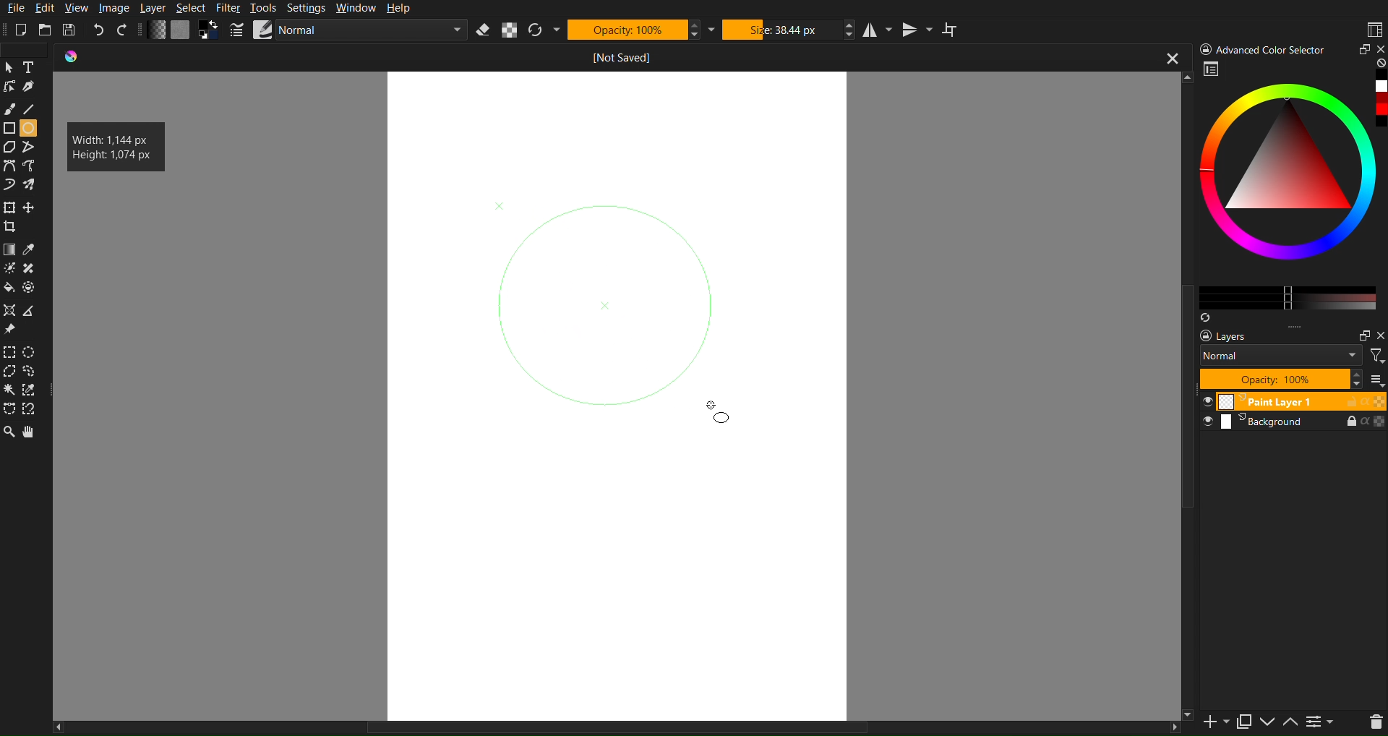  What do you see at coordinates (32, 87) in the screenshot?
I see `Pen` at bounding box center [32, 87].